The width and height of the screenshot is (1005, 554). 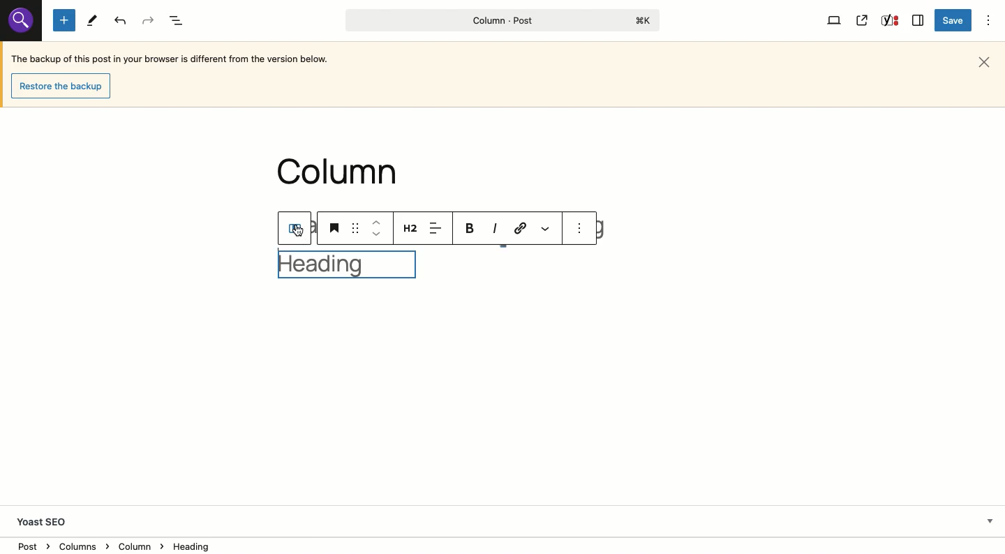 What do you see at coordinates (380, 230) in the screenshot?
I see `move up down` at bounding box center [380, 230].